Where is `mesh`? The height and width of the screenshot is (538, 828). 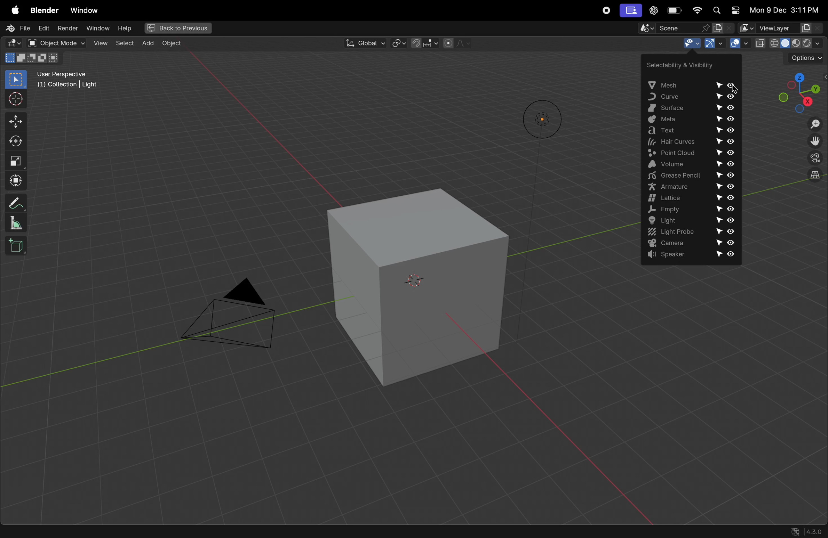
mesh is located at coordinates (688, 84).